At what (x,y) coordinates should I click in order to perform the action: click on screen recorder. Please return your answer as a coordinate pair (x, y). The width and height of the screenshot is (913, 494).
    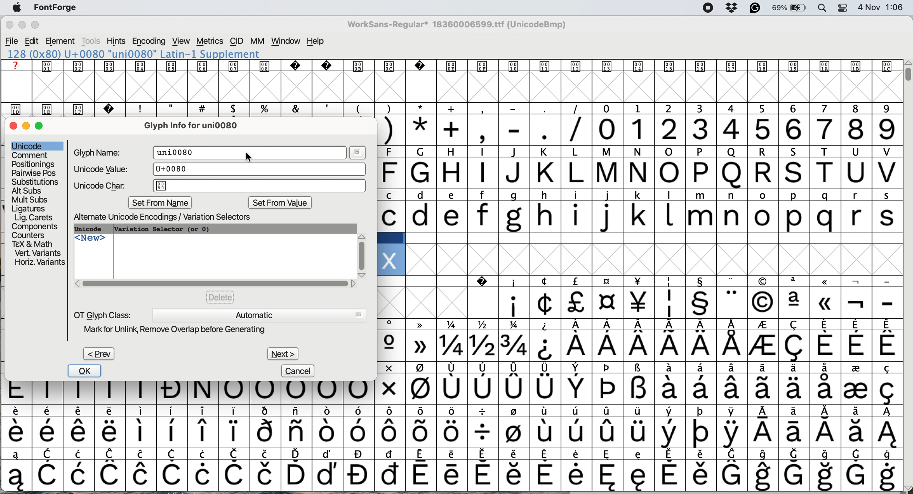
    Looking at the image, I should click on (705, 8).